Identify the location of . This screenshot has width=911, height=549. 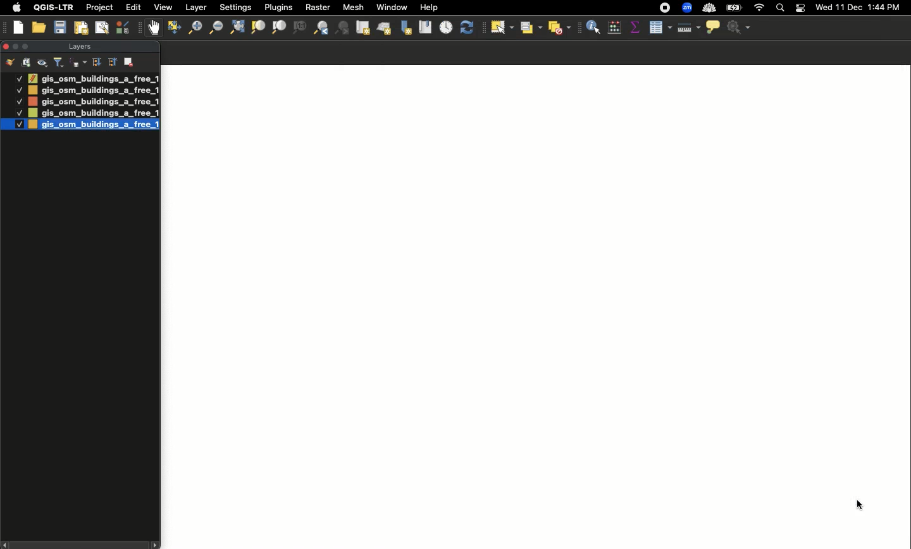
(6, 28).